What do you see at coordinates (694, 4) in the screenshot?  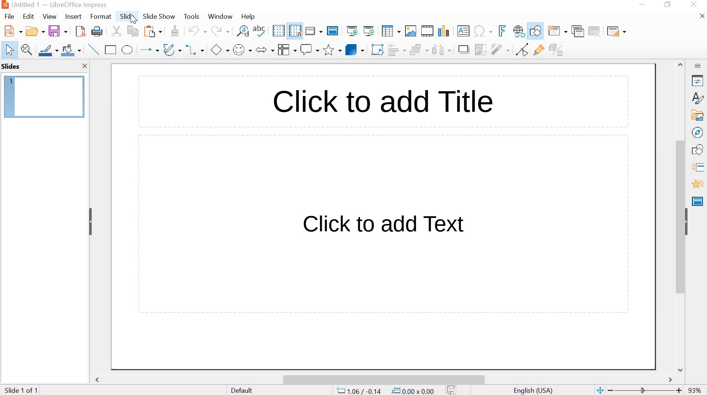 I see `CLOSE` at bounding box center [694, 4].